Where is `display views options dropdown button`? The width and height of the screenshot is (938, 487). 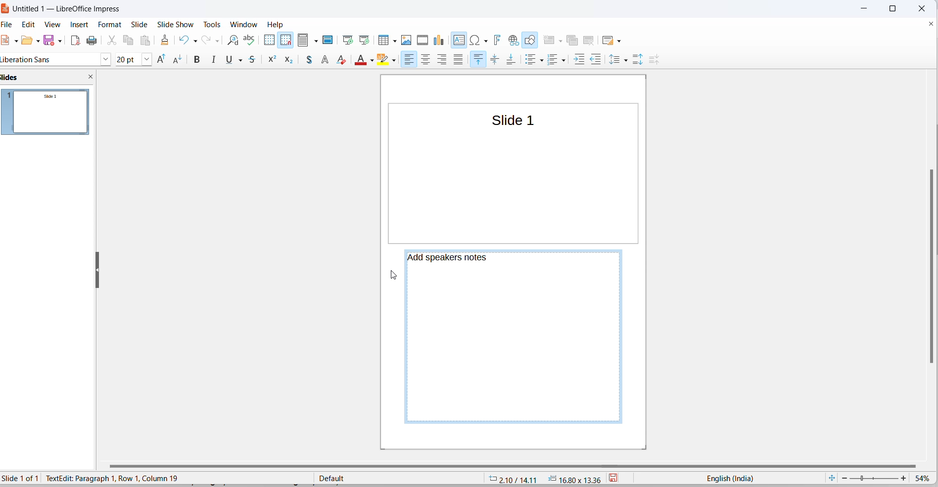 display views options dropdown button is located at coordinates (318, 41).